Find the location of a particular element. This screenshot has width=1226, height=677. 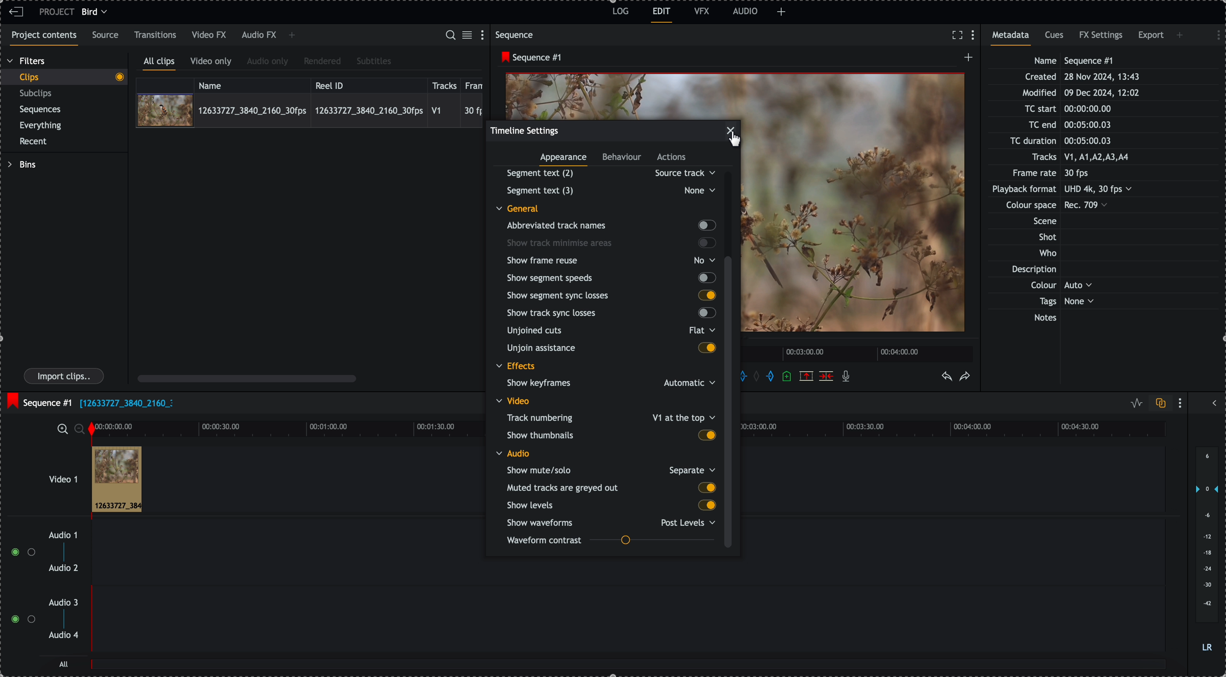

timeline is located at coordinates (287, 428).